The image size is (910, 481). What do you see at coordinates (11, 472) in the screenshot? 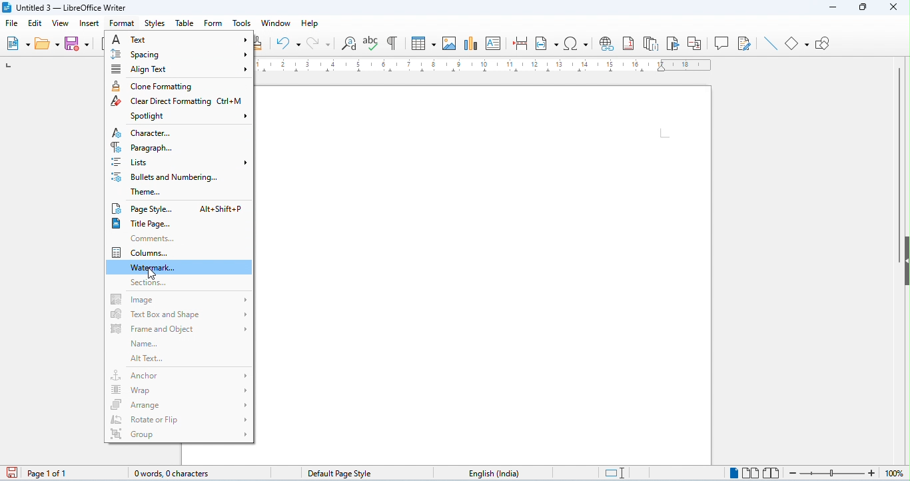
I see `save` at bounding box center [11, 472].